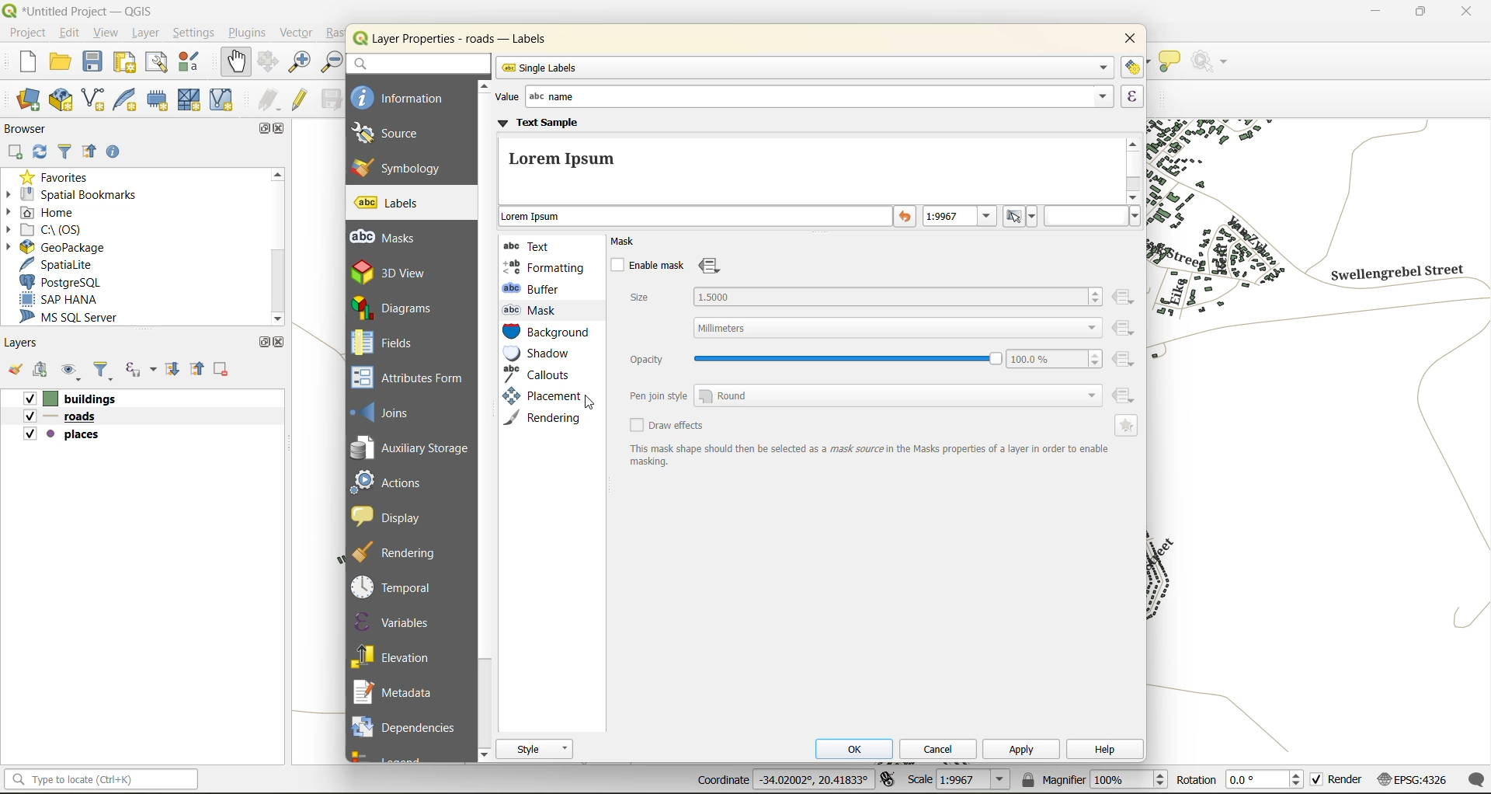  I want to click on auxillary storage, so click(411, 451).